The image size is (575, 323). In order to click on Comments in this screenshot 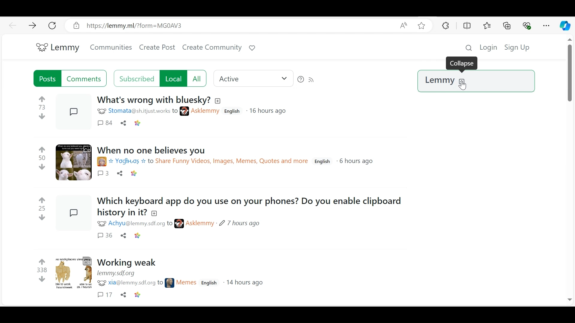, I will do `click(105, 236)`.